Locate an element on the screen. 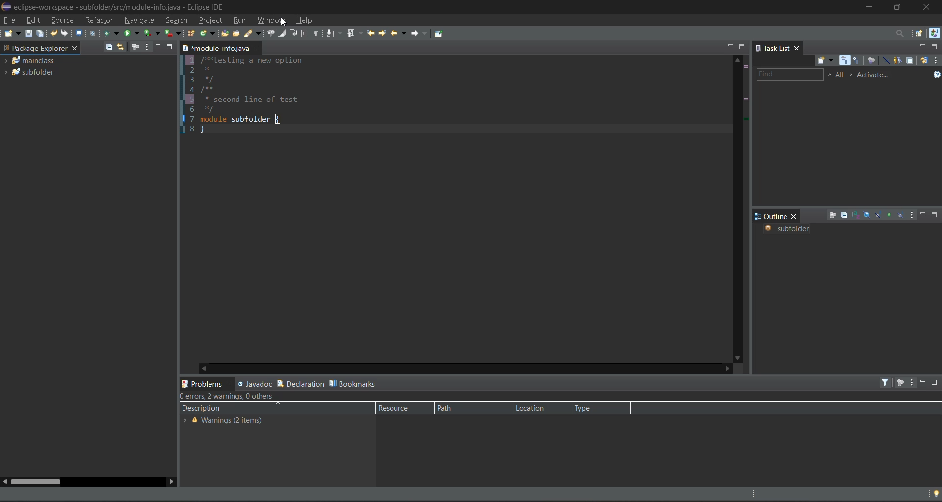 This screenshot has width=942, height=502. synchronize changed is located at coordinates (925, 61).